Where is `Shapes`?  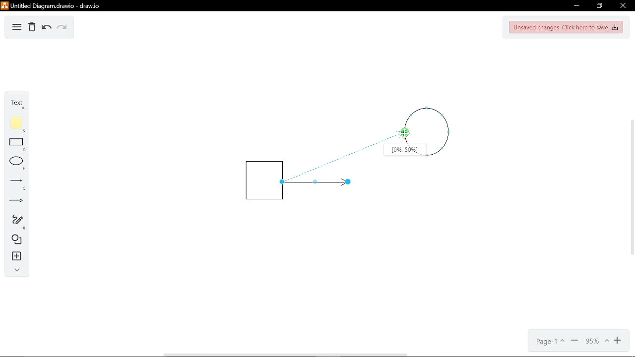
Shapes is located at coordinates (13, 239).